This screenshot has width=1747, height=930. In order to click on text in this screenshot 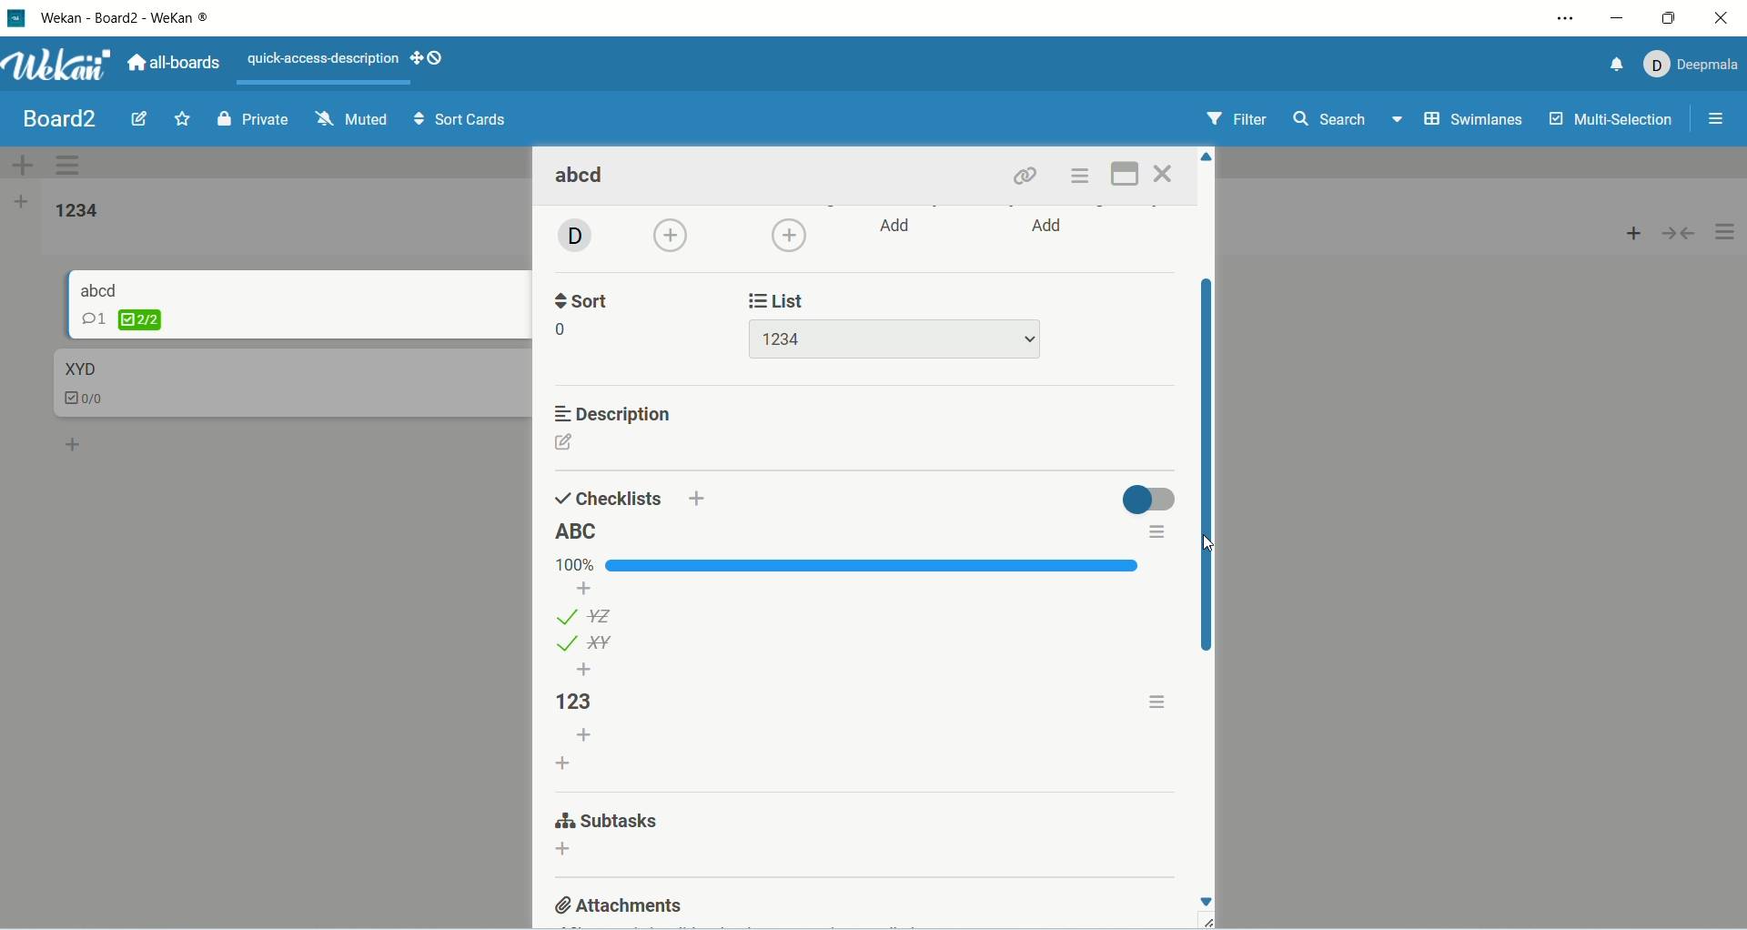, I will do `click(324, 59)`.